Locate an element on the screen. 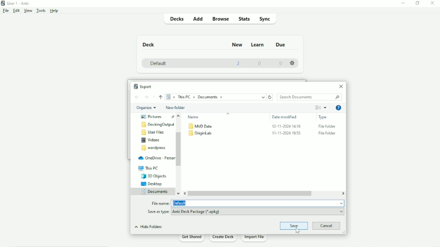  Vertical scrollbar is located at coordinates (179, 148).